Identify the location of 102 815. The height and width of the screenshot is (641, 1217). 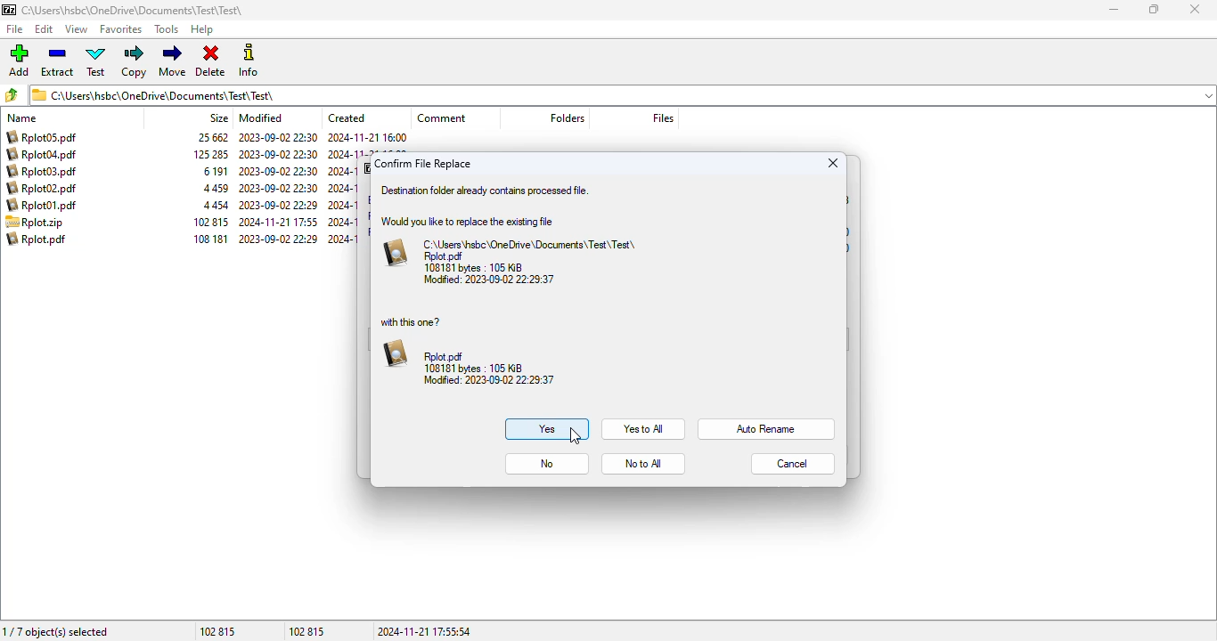
(211, 223).